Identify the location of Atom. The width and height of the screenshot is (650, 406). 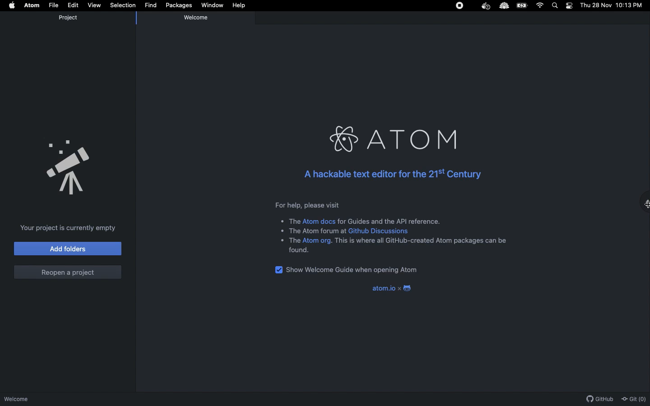
(32, 5).